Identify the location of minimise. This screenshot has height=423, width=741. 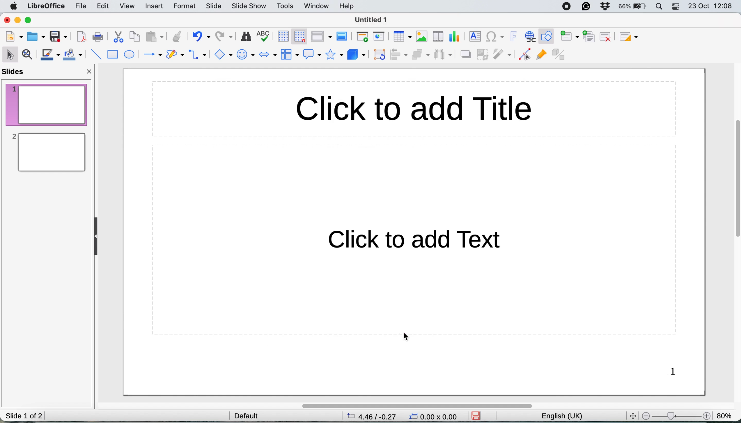
(18, 21).